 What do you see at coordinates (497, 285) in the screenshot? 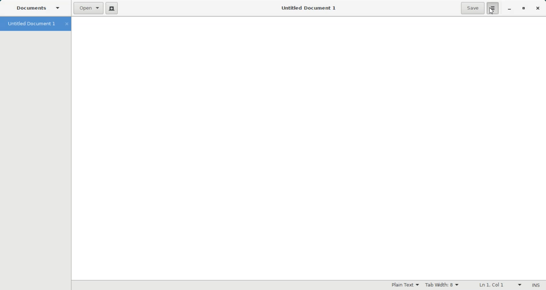
I see `Line Column` at bounding box center [497, 285].